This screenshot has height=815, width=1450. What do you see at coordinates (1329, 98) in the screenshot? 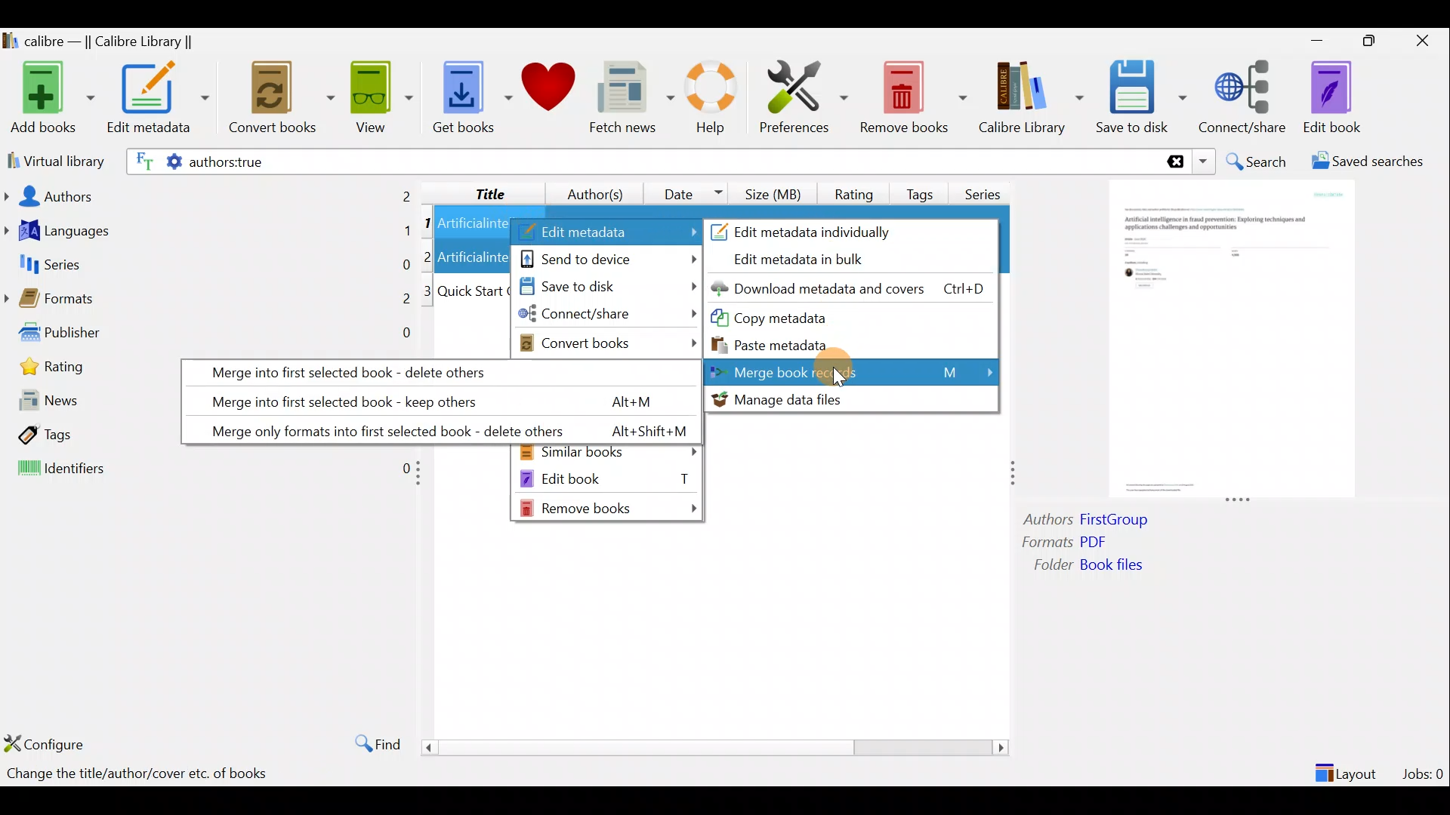
I see `Edit book` at bounding box center [1329, 98].